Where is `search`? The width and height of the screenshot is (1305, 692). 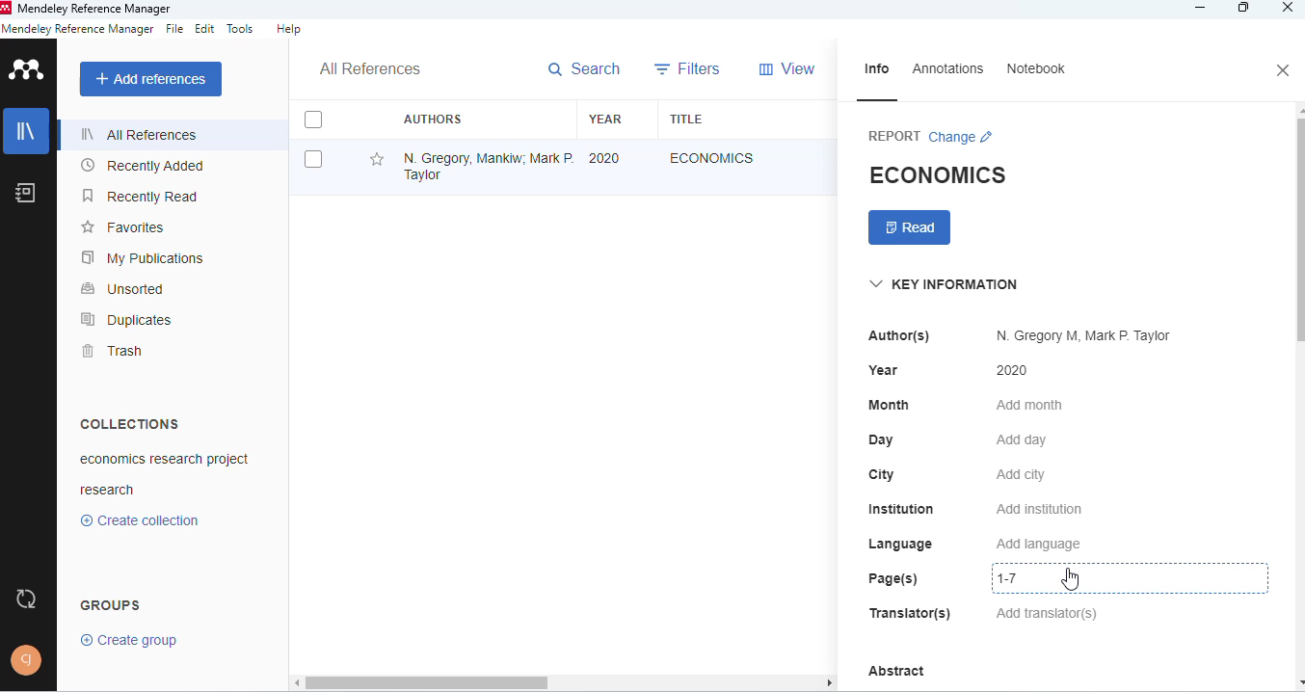 search is located at coordinates (585, 69).